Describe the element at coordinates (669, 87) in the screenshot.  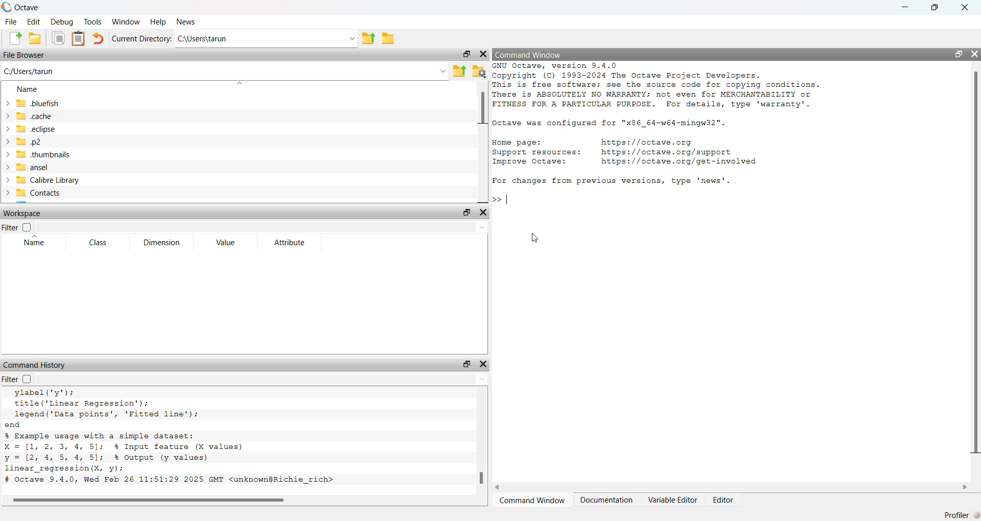
I see `details of octave version and copyright` at that location.